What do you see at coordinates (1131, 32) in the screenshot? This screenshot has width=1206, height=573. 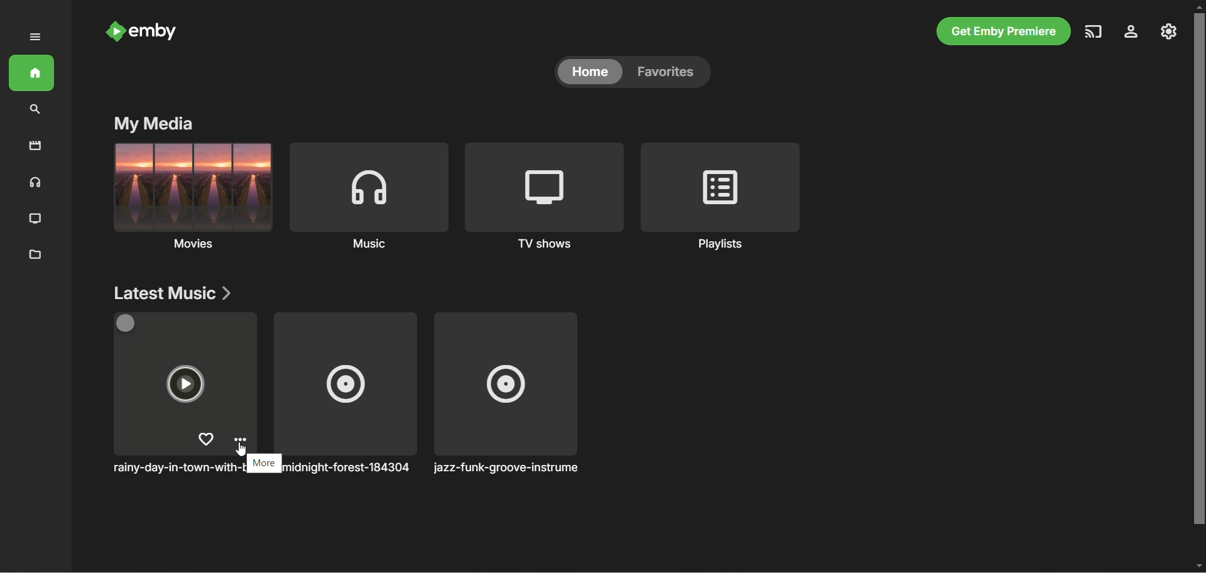 I see `settings` at bounding box center [1131, 32].